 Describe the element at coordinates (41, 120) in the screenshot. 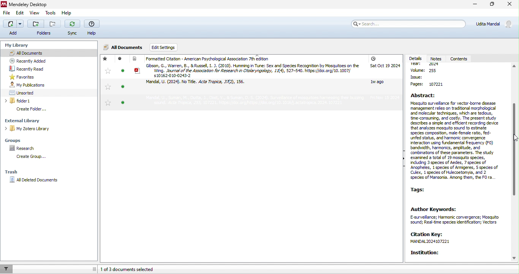

I see `external library` at that location.